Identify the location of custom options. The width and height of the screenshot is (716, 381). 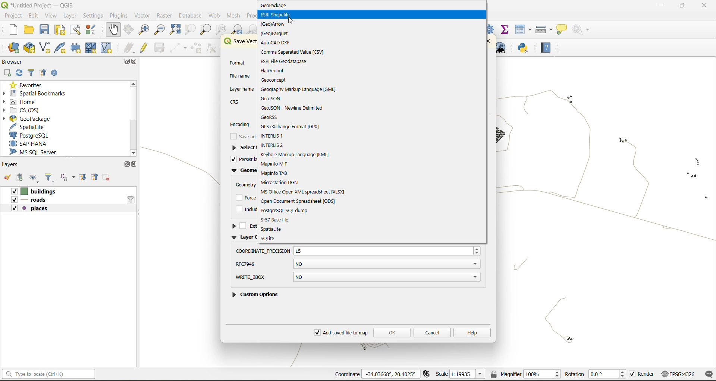
(257, 295).